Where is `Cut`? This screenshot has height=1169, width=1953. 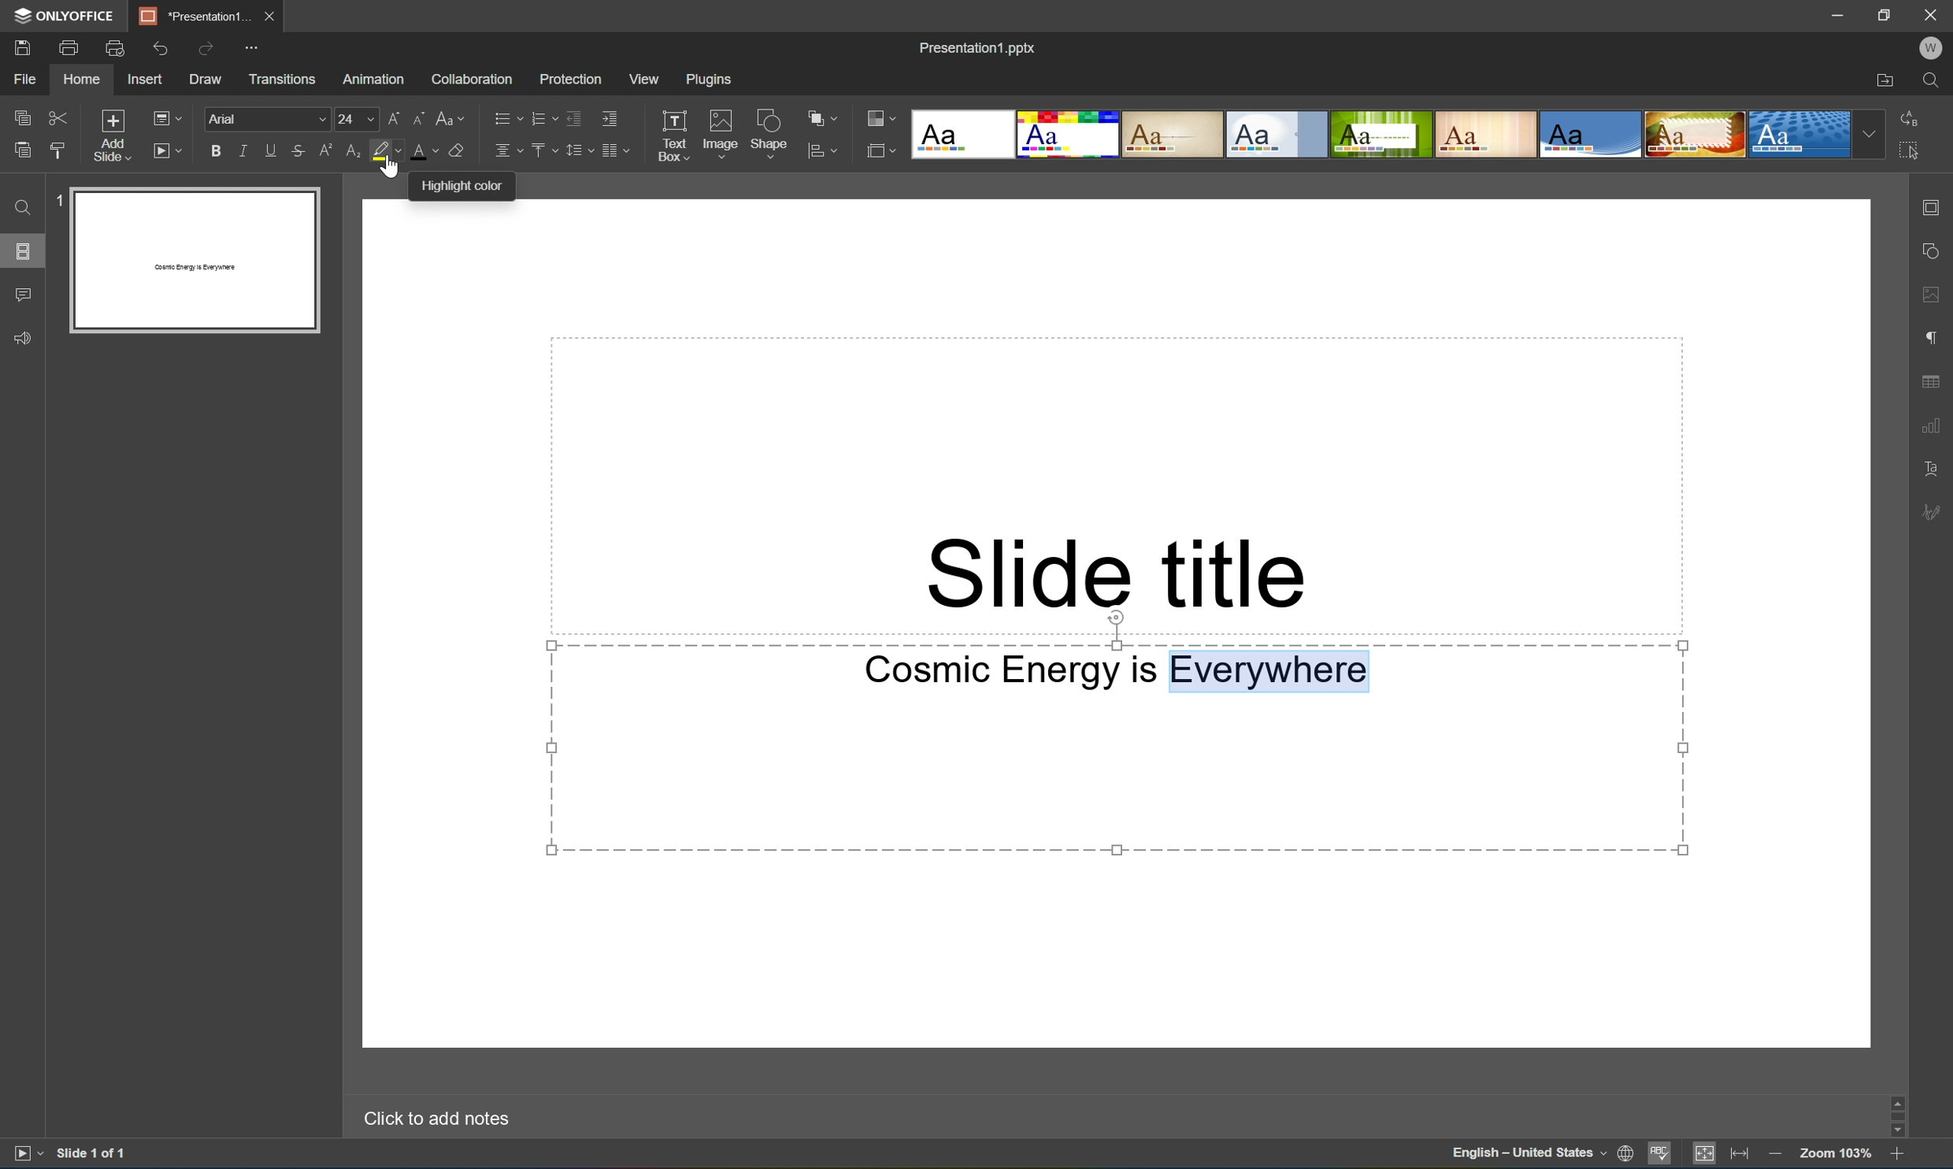 Cut is located at coordinates (62, 116).